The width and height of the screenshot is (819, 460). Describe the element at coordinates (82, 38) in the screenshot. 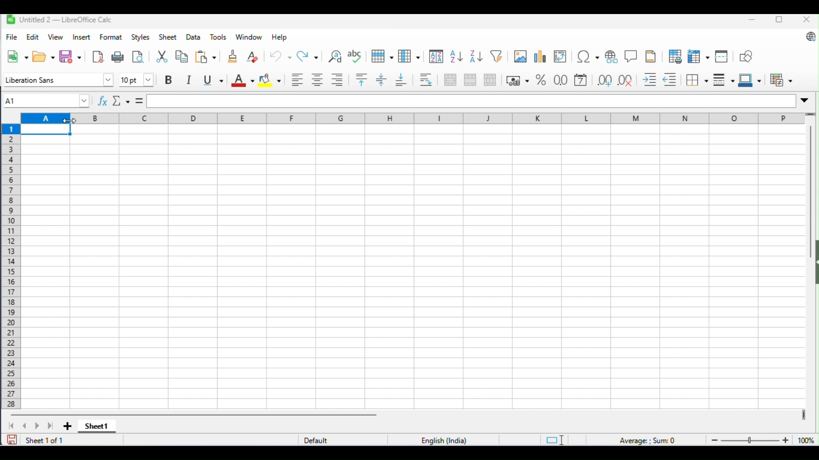

I see `insert` at that location.